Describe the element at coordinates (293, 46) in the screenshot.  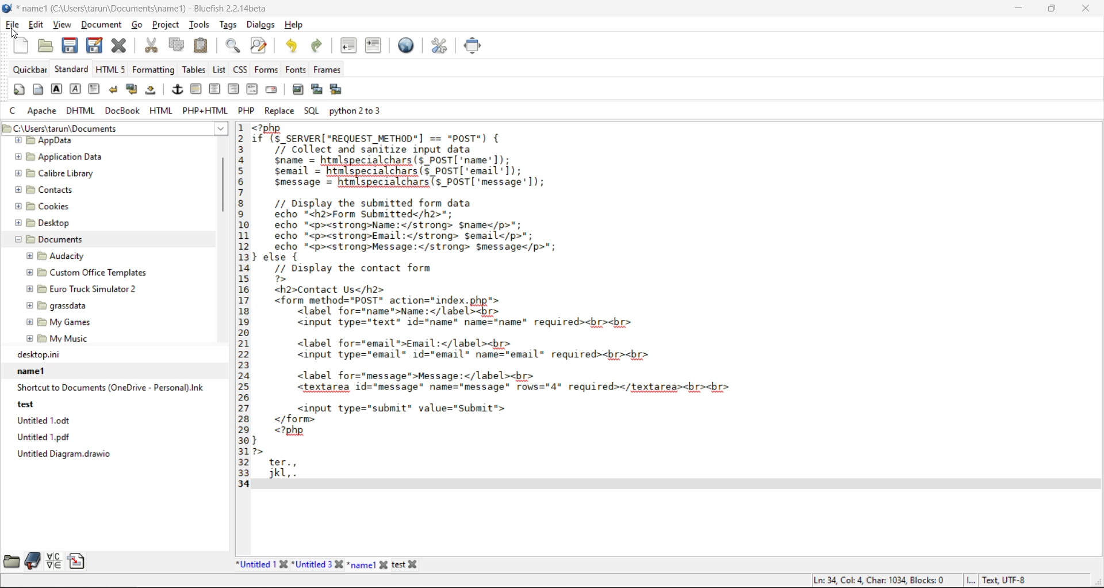
I see `undo` at that location.